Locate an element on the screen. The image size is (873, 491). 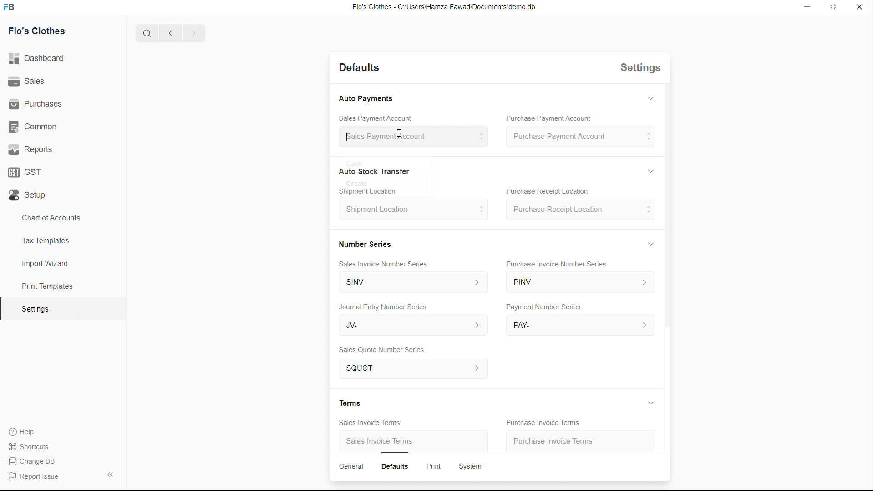
Change DB is located at coordinates (35, 462).